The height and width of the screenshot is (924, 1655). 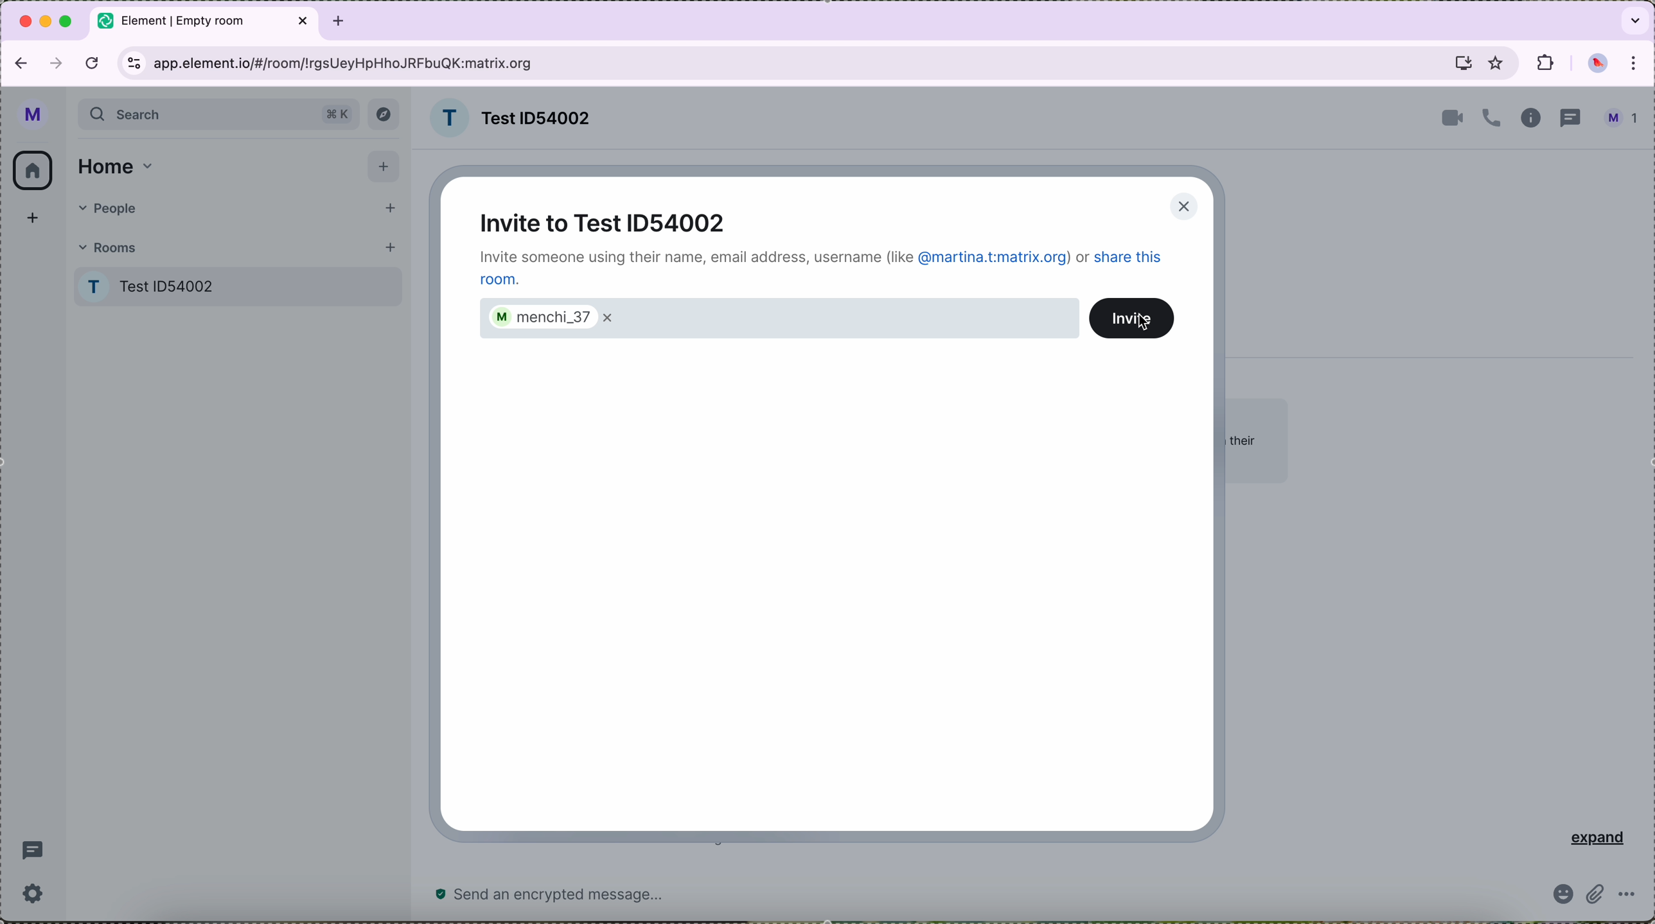 What do you see at coordinates (339, 19) in the screenshot?
I see `tab` at bounding box center [339, 19].